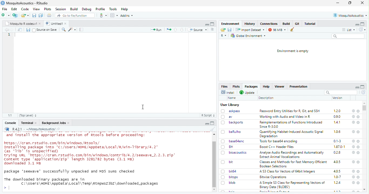  What do you see at coordinates (53, 123) in the screenshot?
I see `Background Jobs` at bounding box center [53, 123].